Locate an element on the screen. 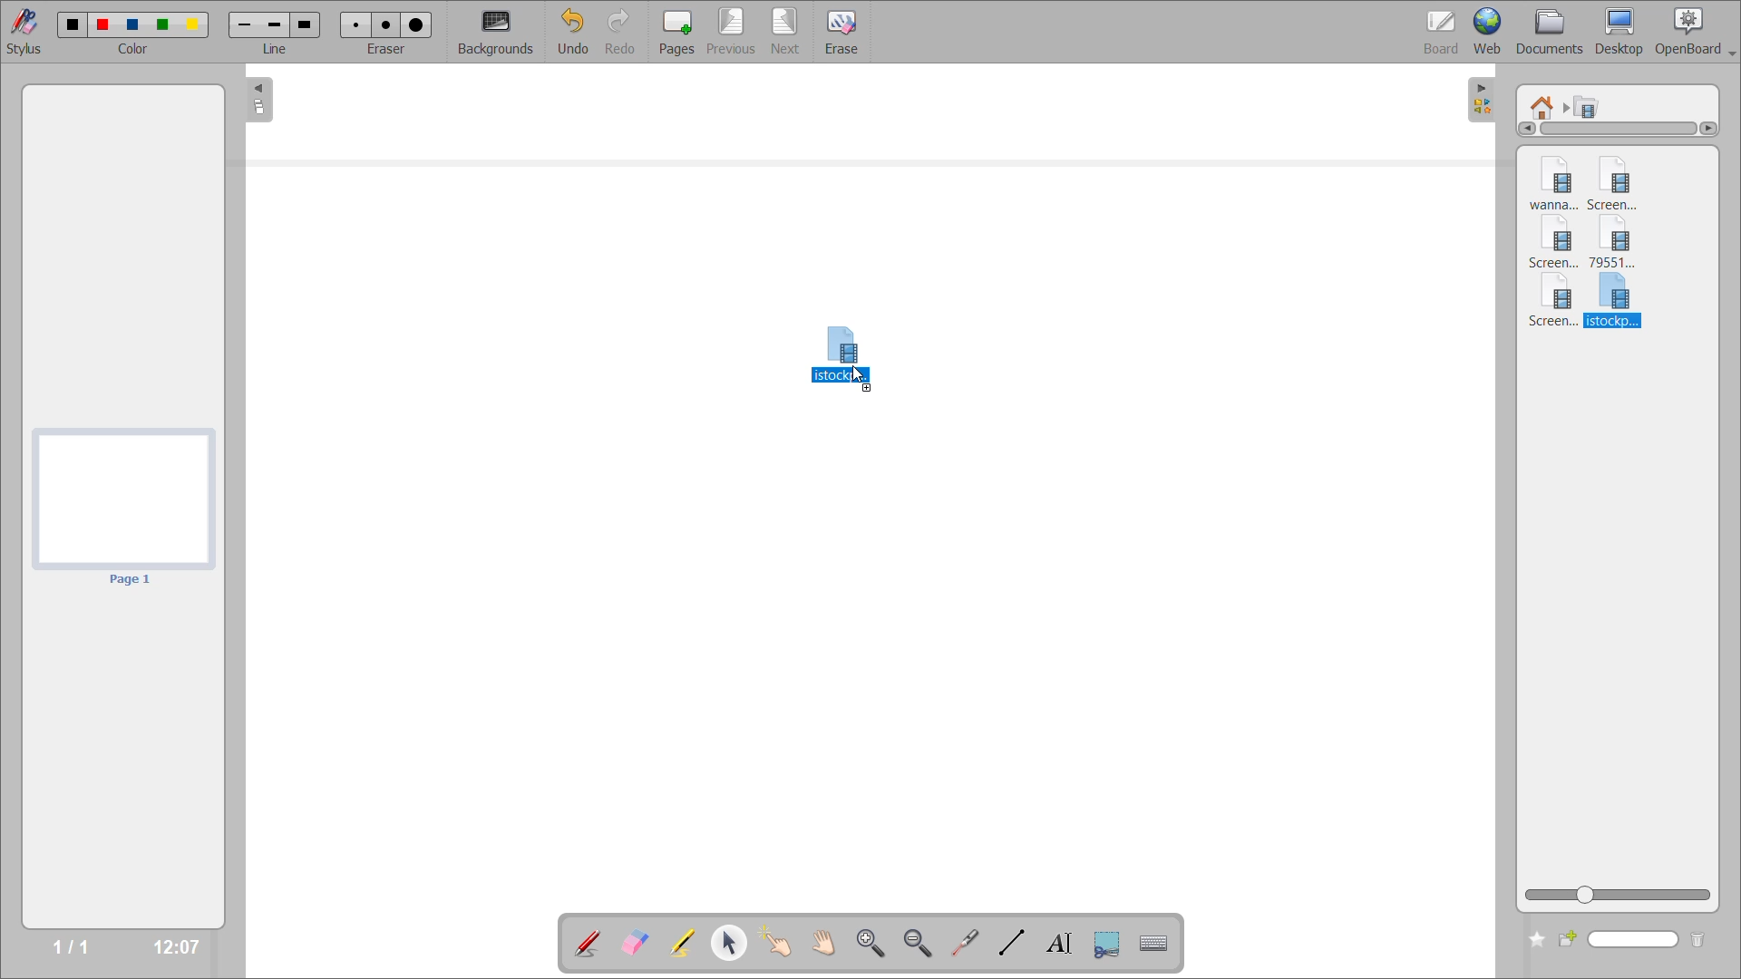  previous is located at coordinates (728, 33).